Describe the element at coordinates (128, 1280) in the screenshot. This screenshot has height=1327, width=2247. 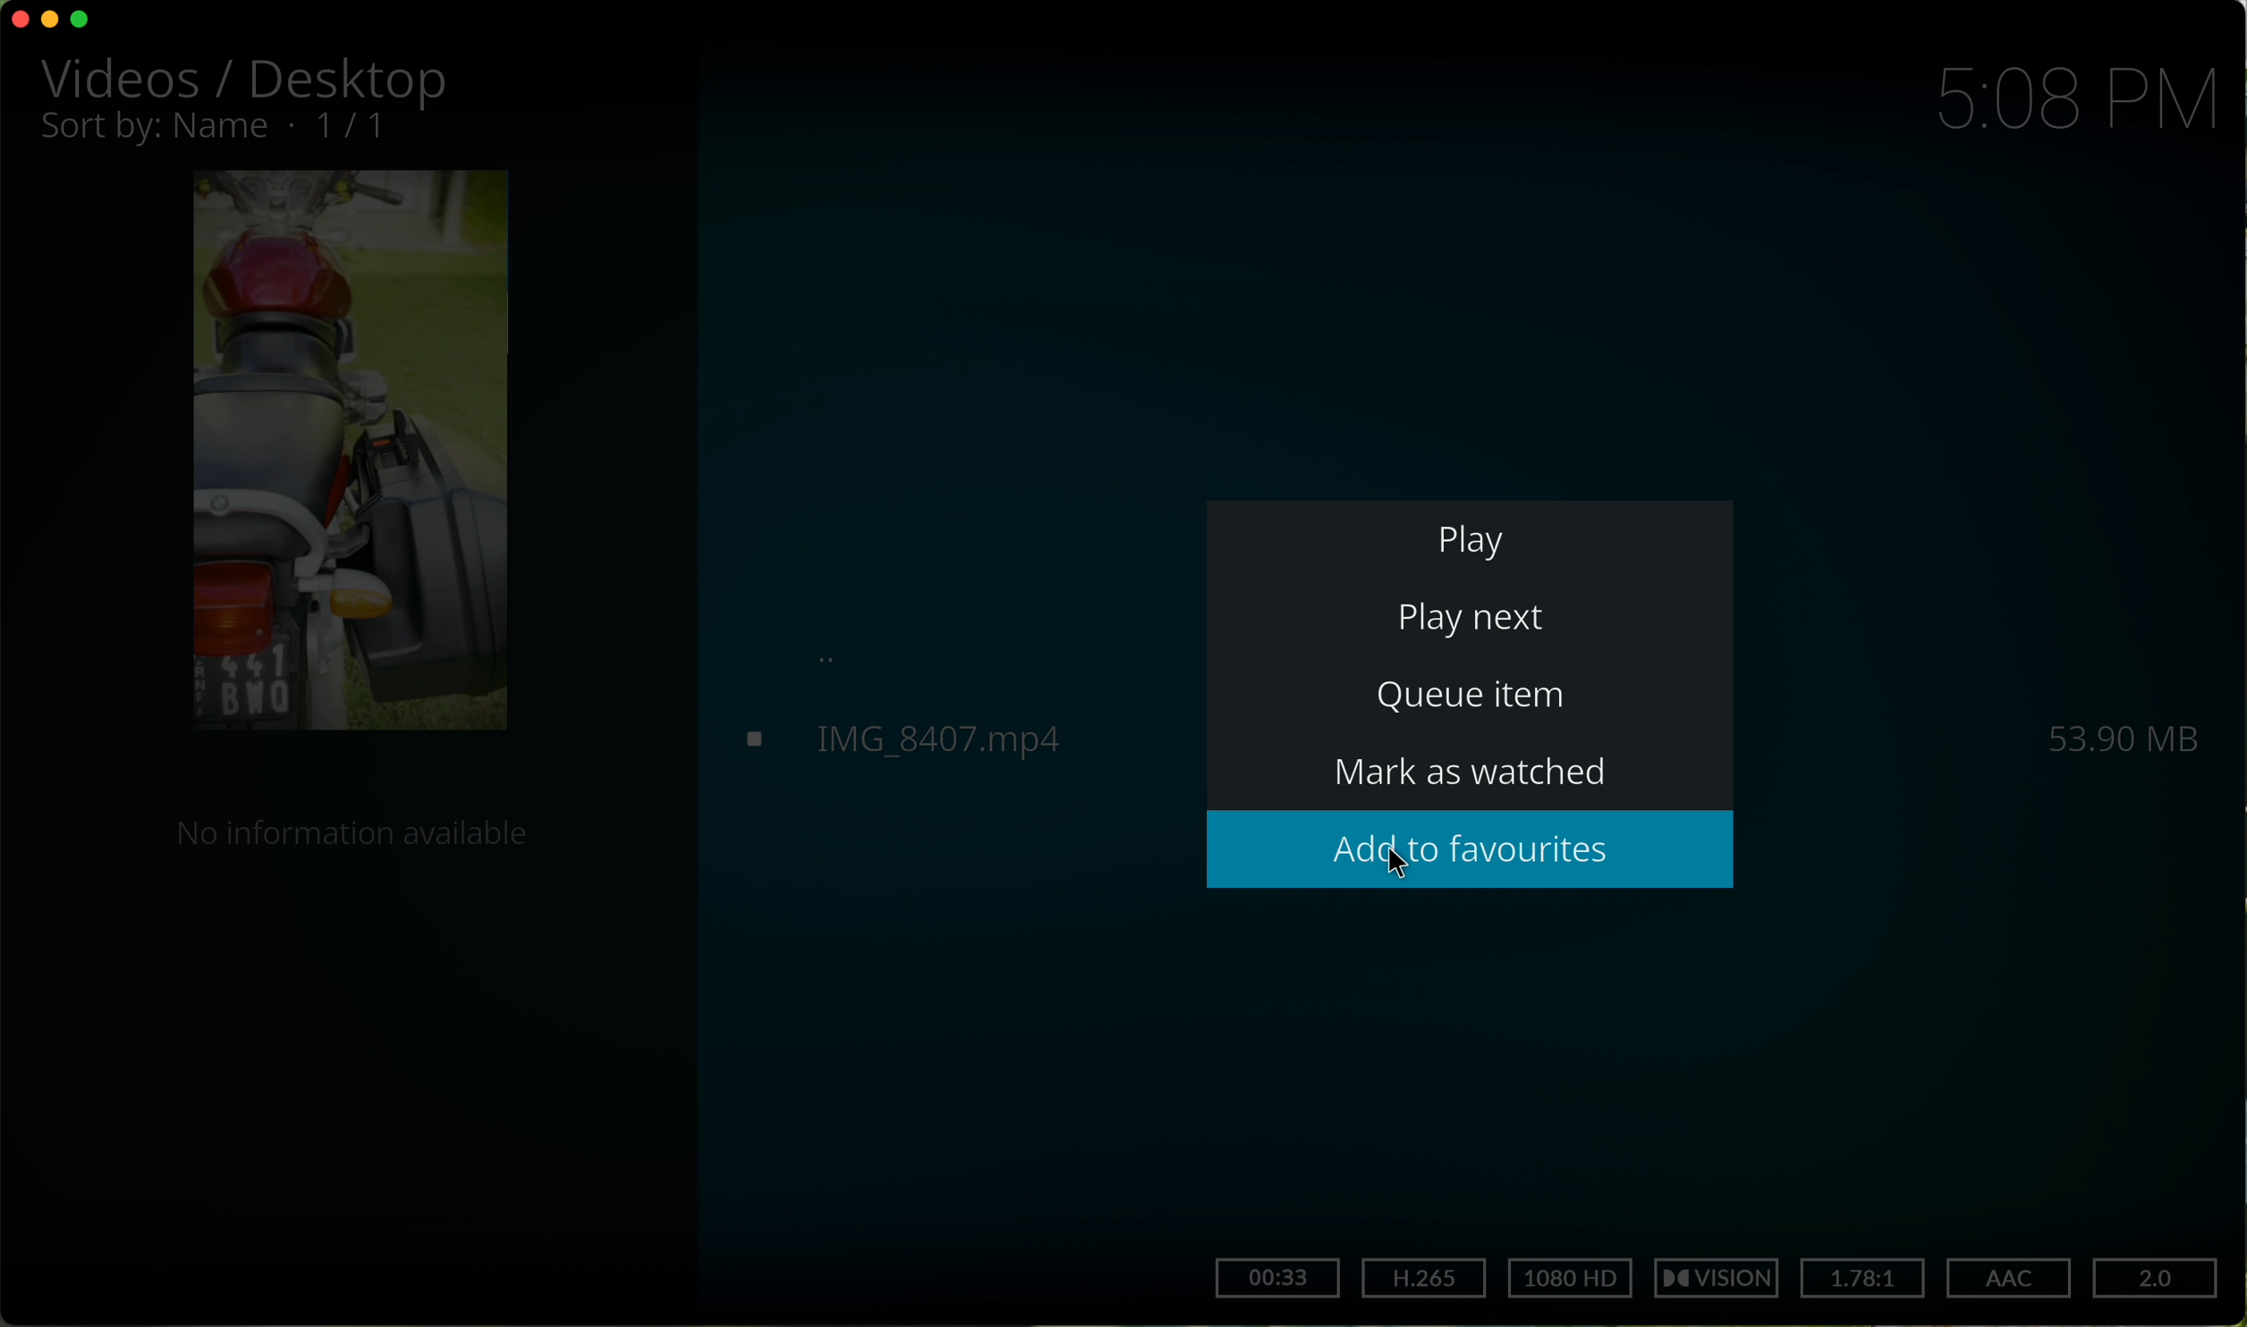
I see `options` at that location.